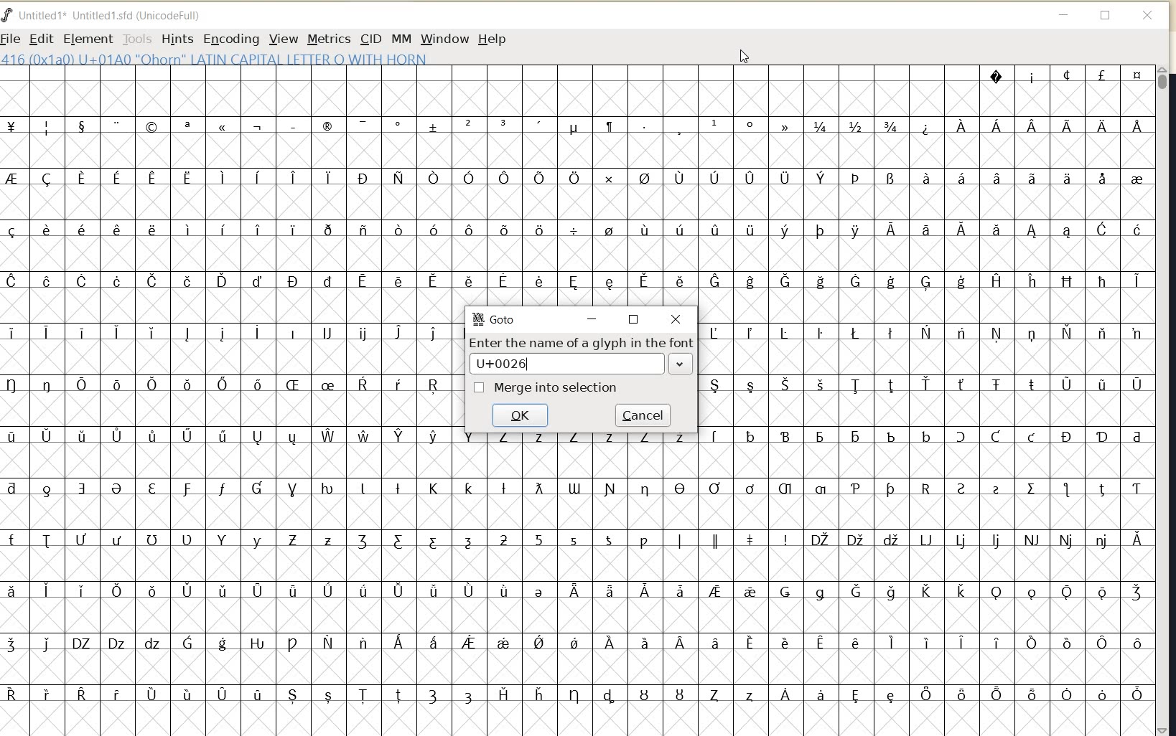 The height and width of the screenshot is (736, 1176). I want to click on glyph characters & numbers, so click(579, 583).